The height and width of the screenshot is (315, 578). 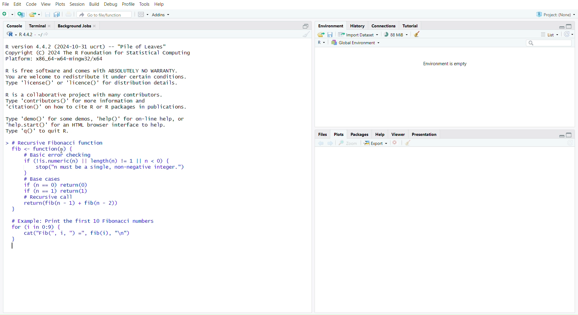 I want to click on project(None), so click(x=555, y=15).